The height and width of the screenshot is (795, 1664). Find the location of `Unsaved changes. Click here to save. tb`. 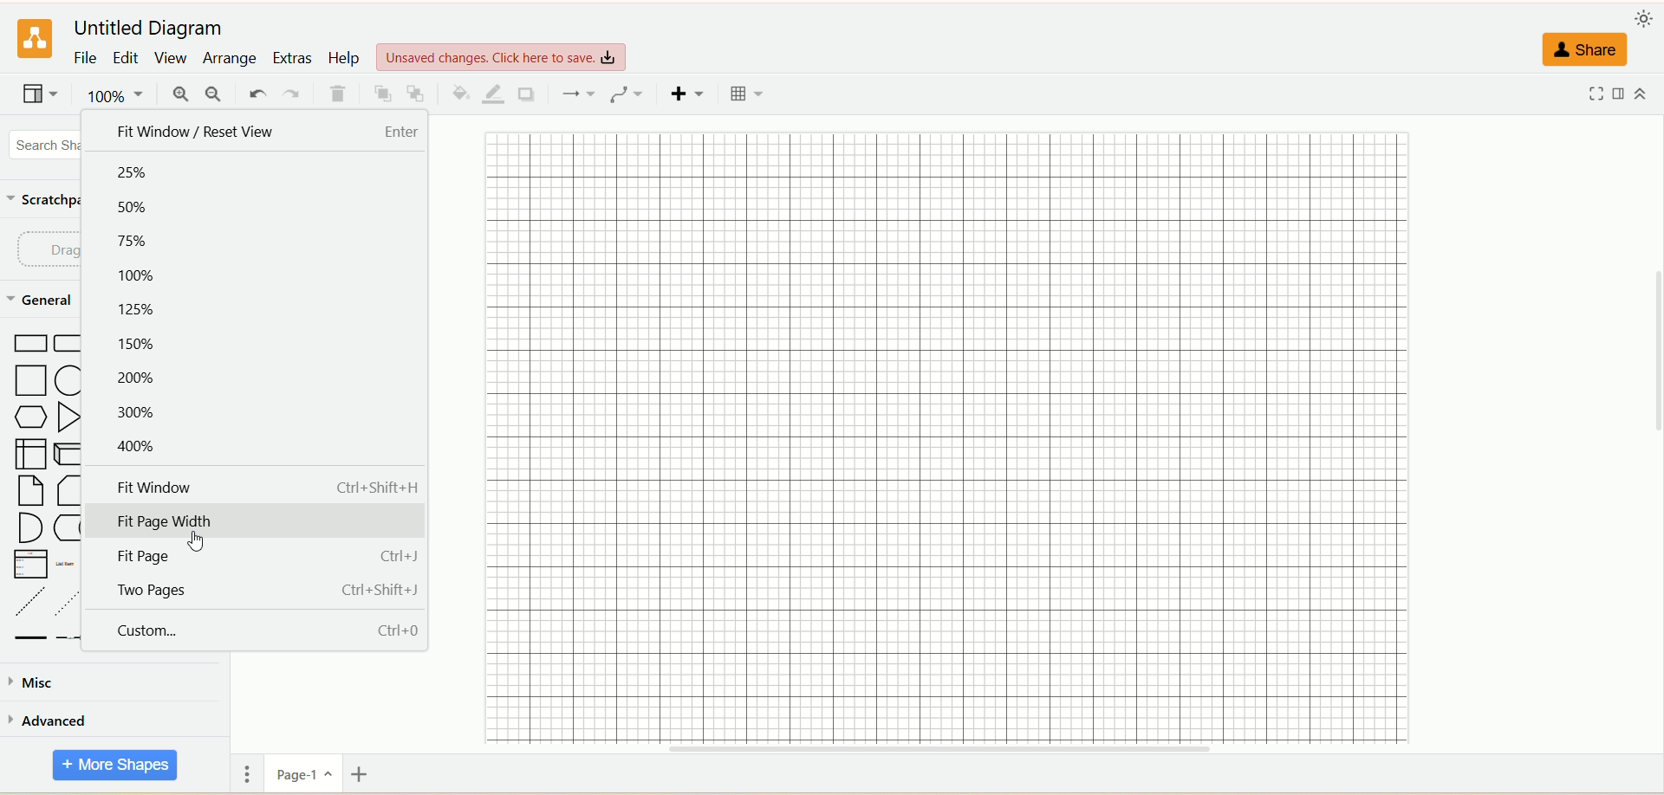

Unsaved changes. Click here to save. tb is located at coordinates (503, 51).